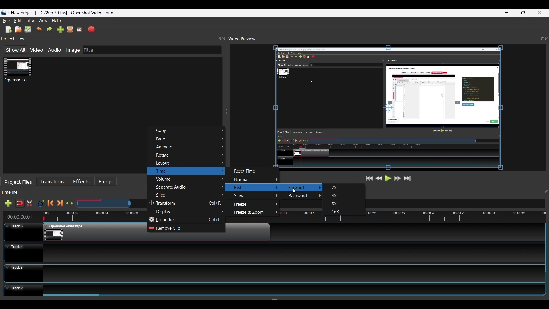 The width and height of the screenshot is (549, 309). Describe the element at coordinates (7, 29) in the screenshot. I see `New File` at that location.